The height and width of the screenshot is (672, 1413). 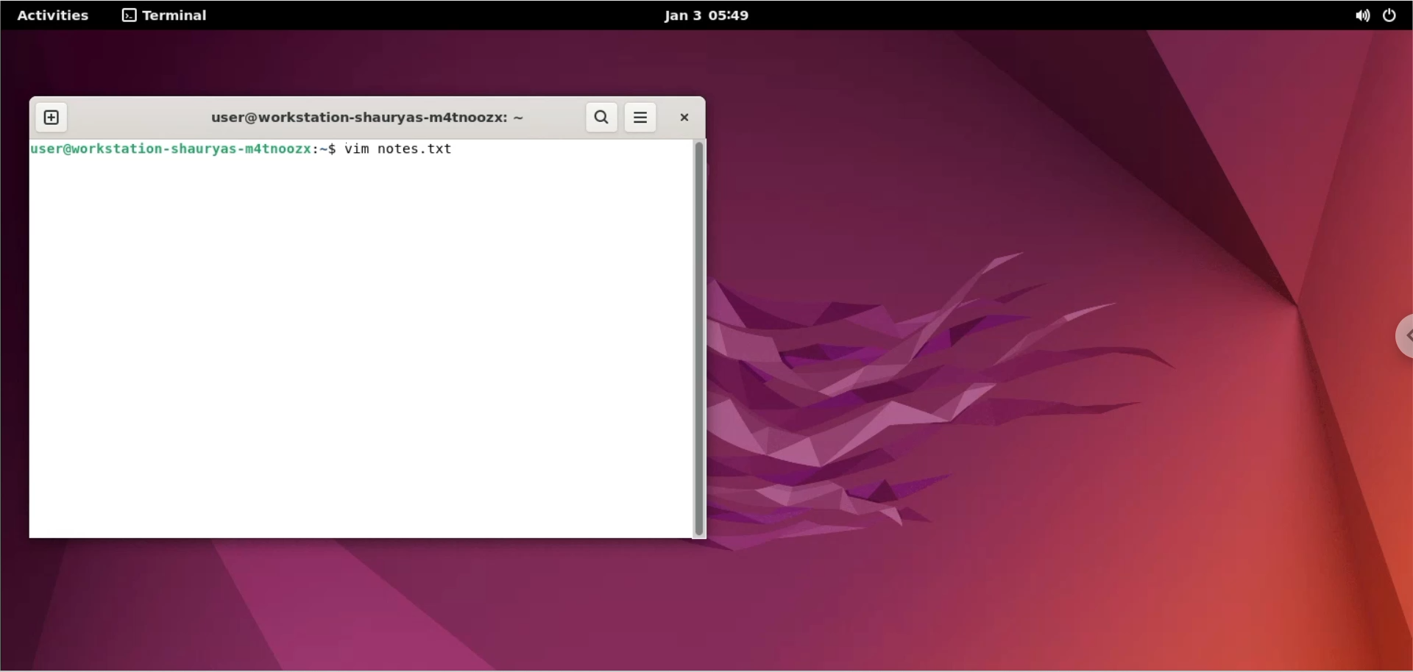 What do you see at coordinates (700, 337) in the screenshot?
I see `scrollbar` at bounding box center [700, 337].